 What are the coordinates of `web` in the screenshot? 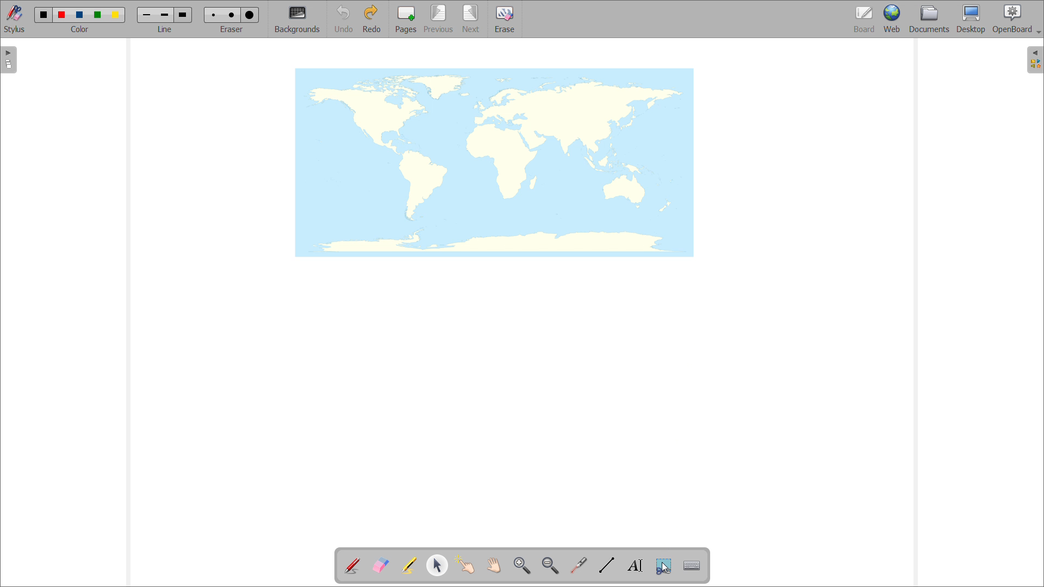 It's located at (893, 19).